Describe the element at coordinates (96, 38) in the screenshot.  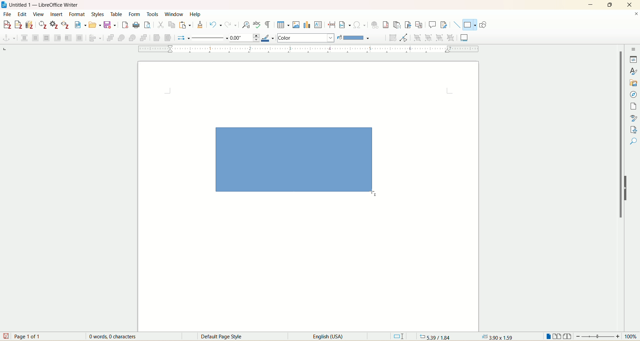
I see `align objects` at that location.